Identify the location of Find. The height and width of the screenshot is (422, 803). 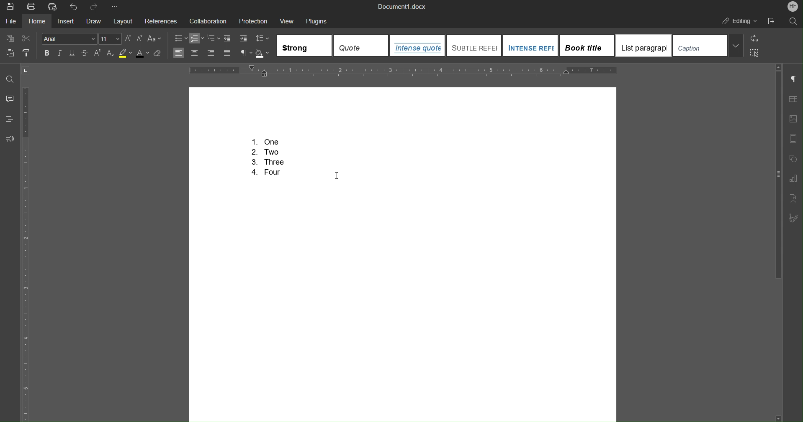
(10, 80).